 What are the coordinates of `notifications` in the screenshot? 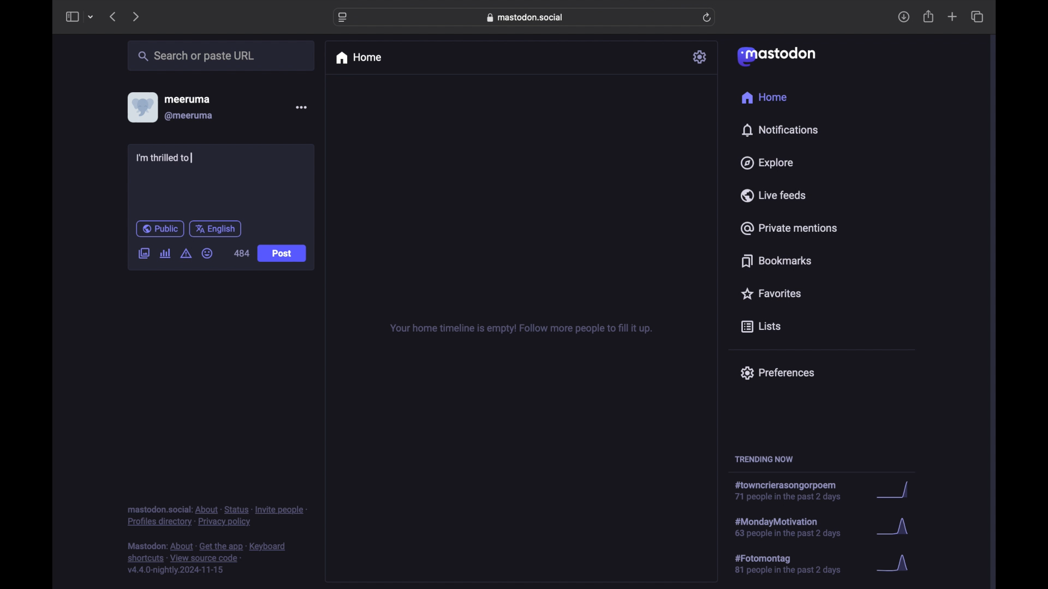 It's located at (779, 130).